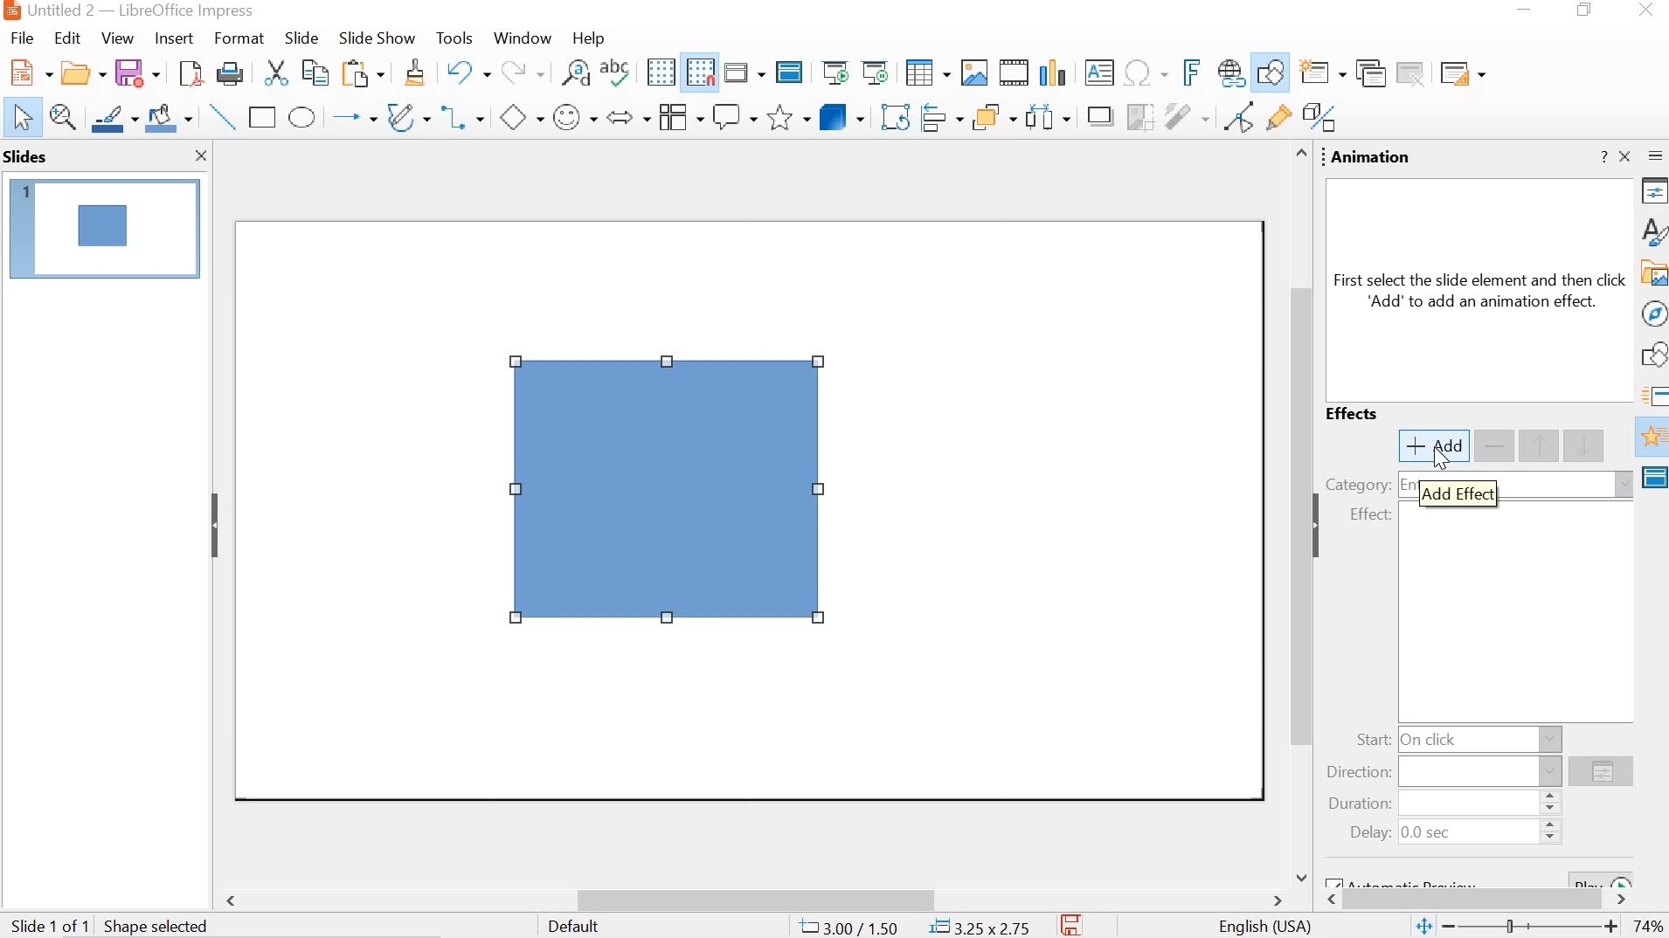 The image size is (1669, 938). Describe the element at coordinates (104, 228) in the screenshot. I see `slide 1` at that location.